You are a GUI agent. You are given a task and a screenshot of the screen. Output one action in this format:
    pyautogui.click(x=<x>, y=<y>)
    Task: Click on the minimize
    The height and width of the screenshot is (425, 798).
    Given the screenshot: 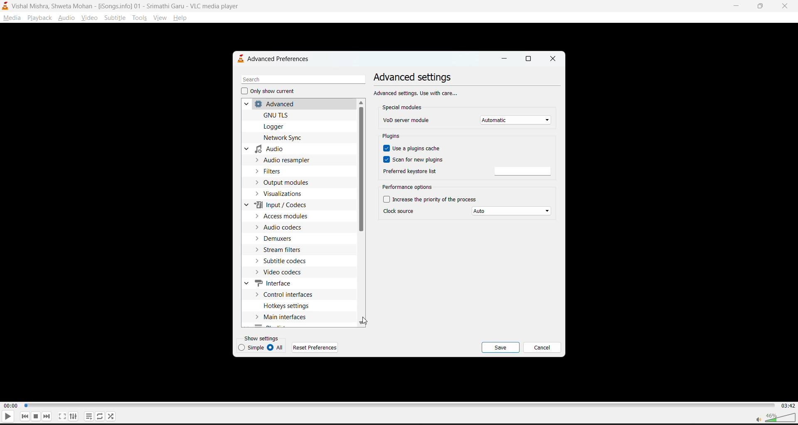 What is the action you would take?
    pyautogui.click(x=737, y=6)
    